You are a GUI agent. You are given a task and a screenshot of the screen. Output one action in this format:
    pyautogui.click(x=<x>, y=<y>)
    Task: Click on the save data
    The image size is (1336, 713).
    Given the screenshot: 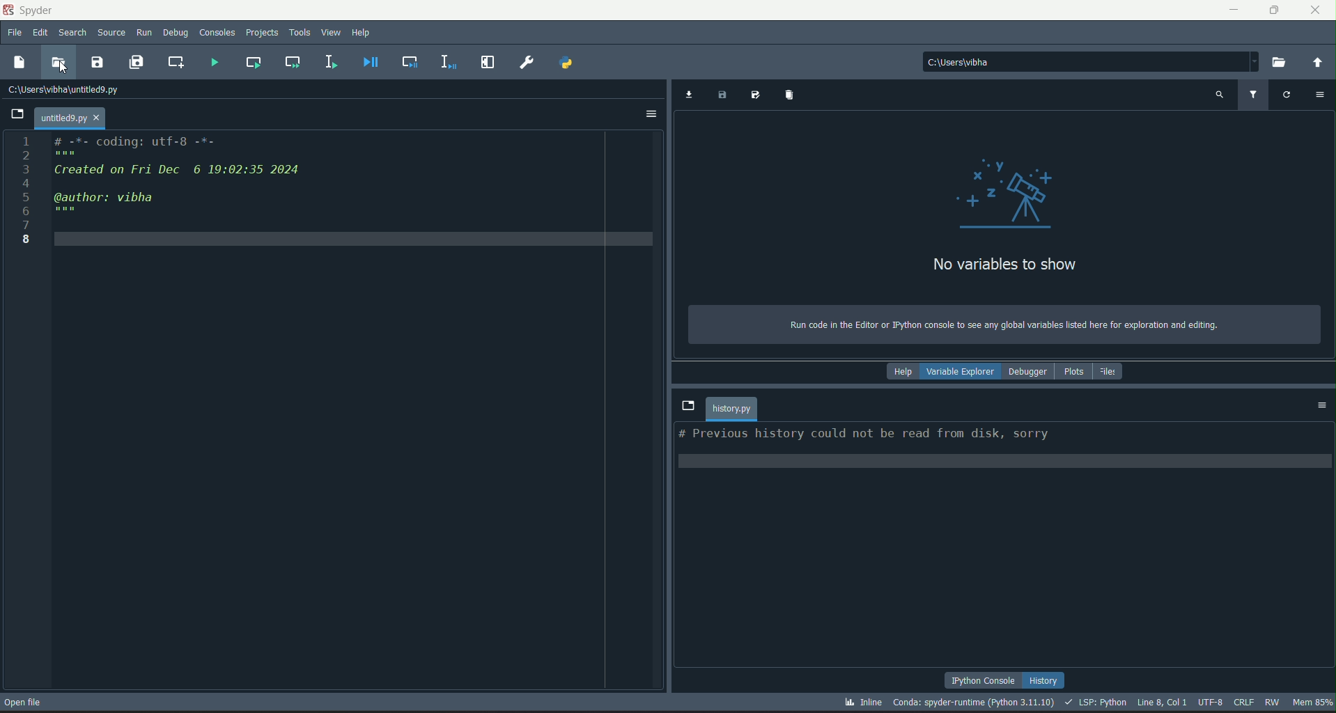 What is the action you would take?
    pyautogui.click(x=723, y=96)
    